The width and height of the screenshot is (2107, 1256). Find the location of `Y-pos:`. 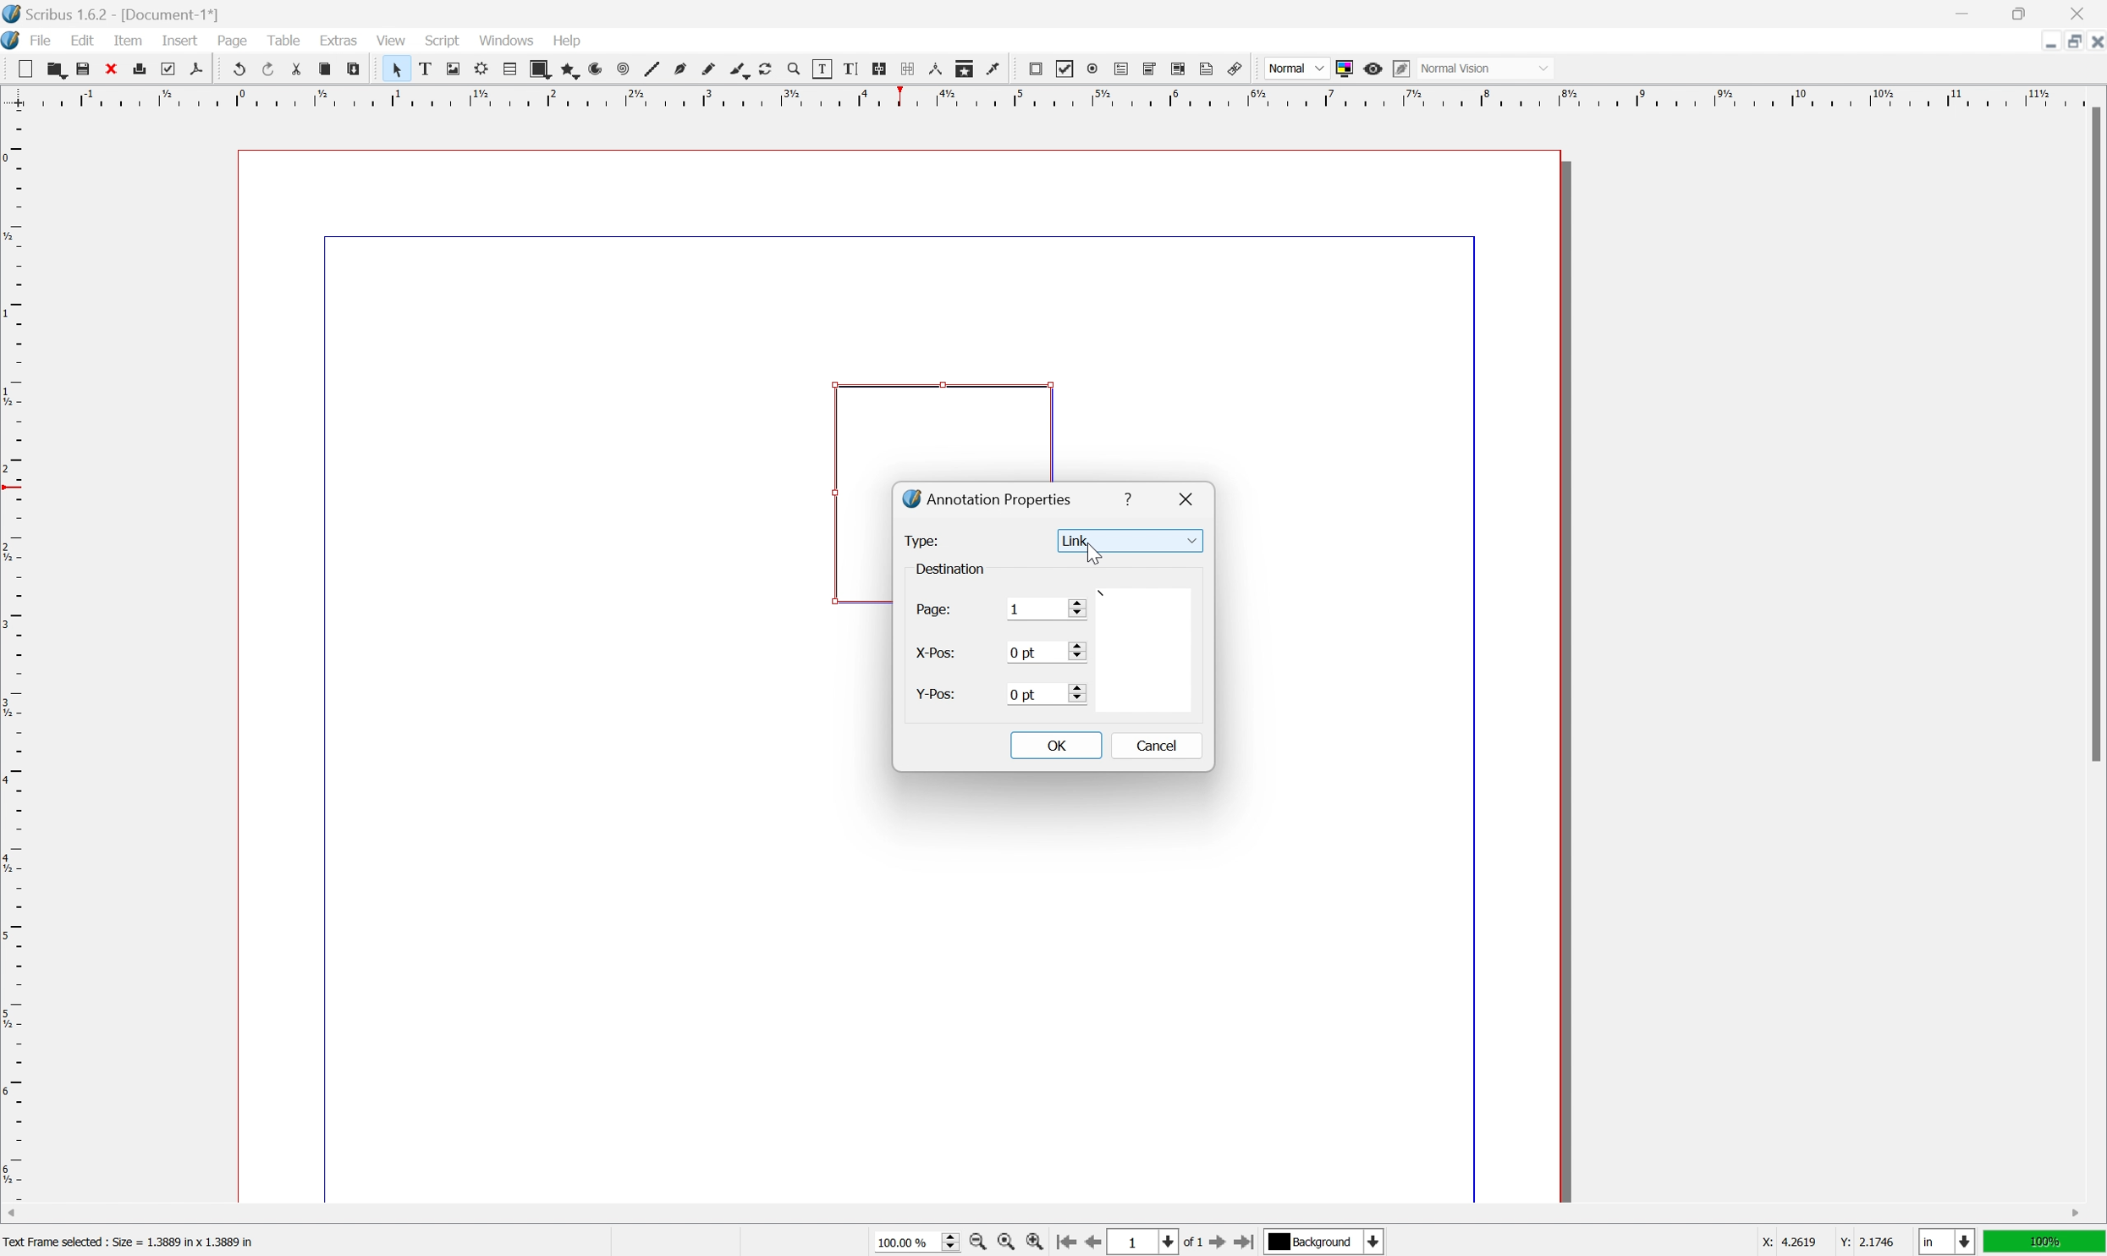

Y-pos: is located at coordinates (934, 694).